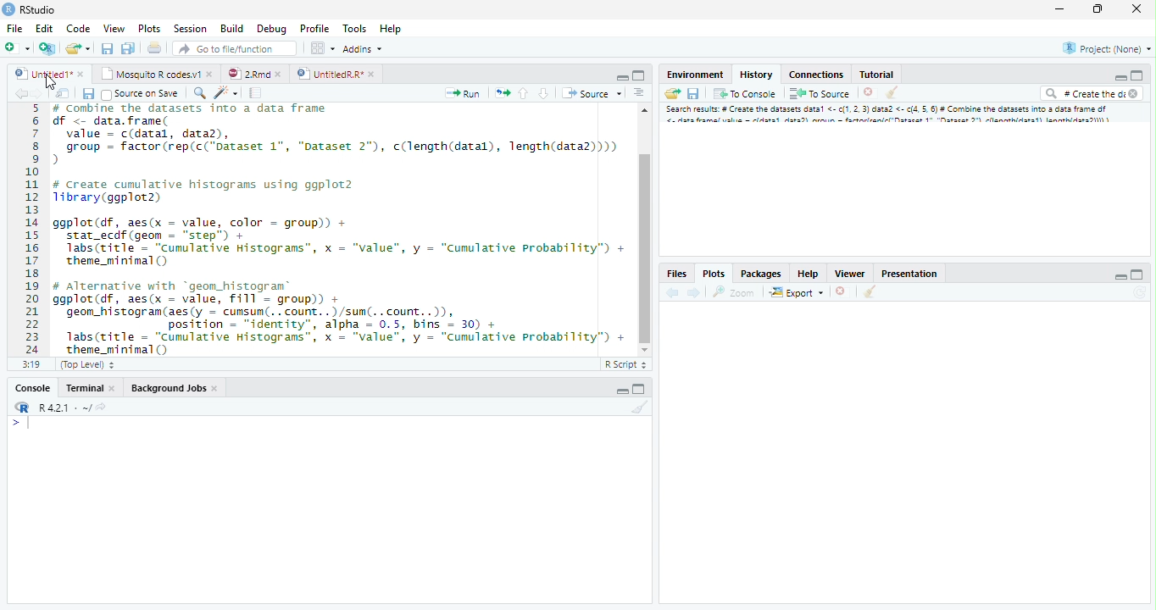 Image resolution: width=1156 pixels, height=610 pixels. I want to click on Delete, so click(869, 92).